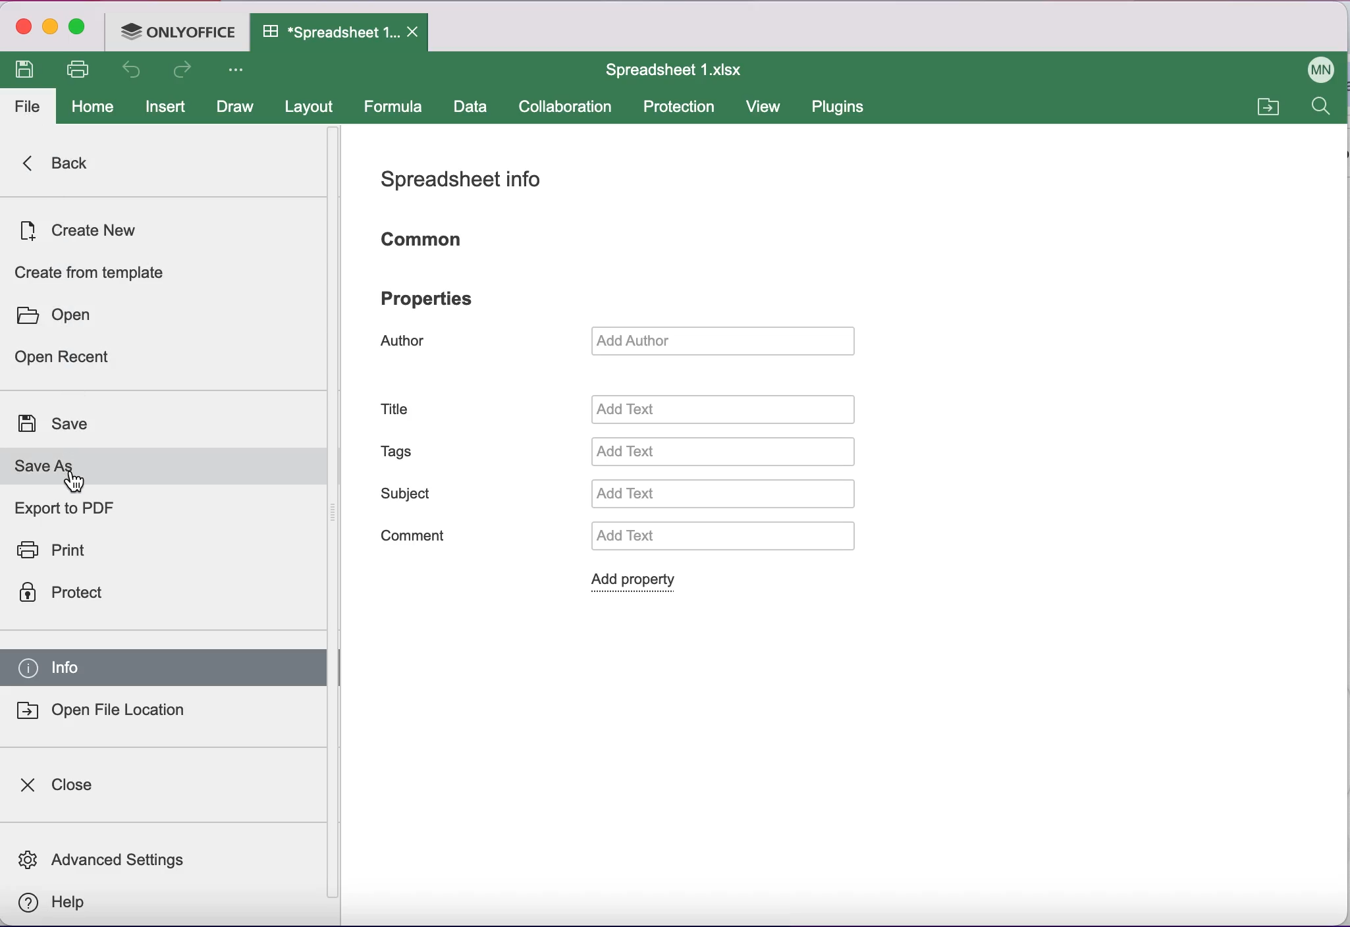  I want to click on open recent, so click(88, 359).